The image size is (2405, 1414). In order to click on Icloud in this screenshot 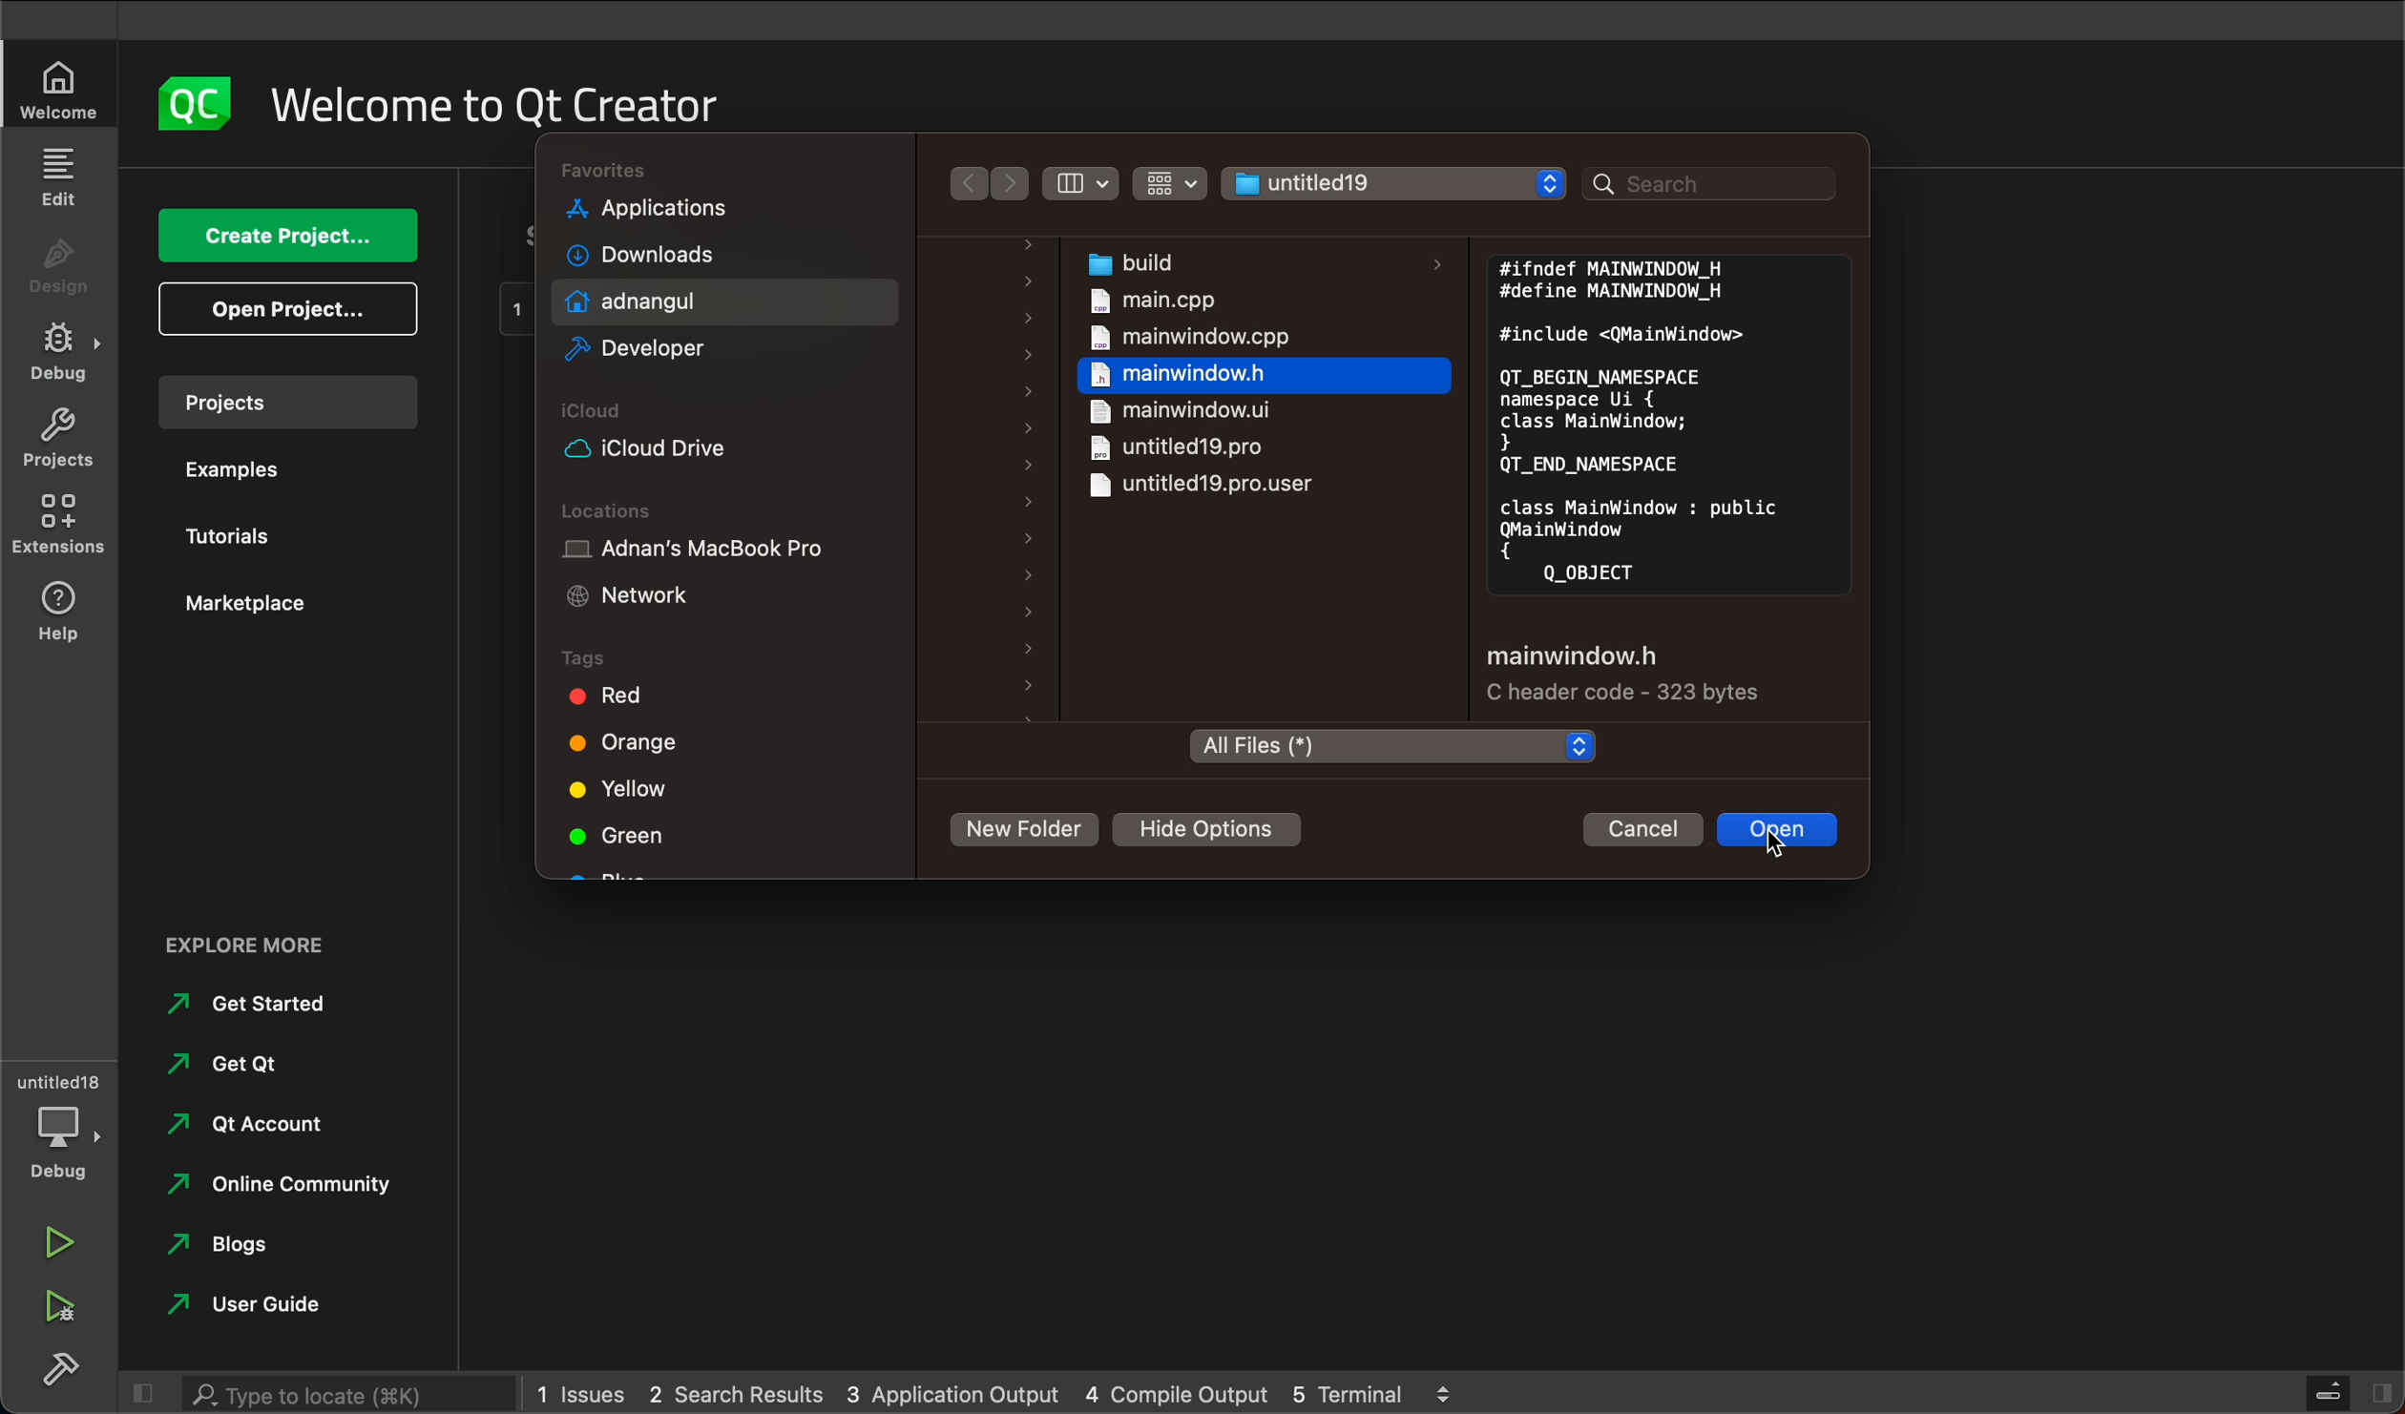, I will do `click(716, 413)`.